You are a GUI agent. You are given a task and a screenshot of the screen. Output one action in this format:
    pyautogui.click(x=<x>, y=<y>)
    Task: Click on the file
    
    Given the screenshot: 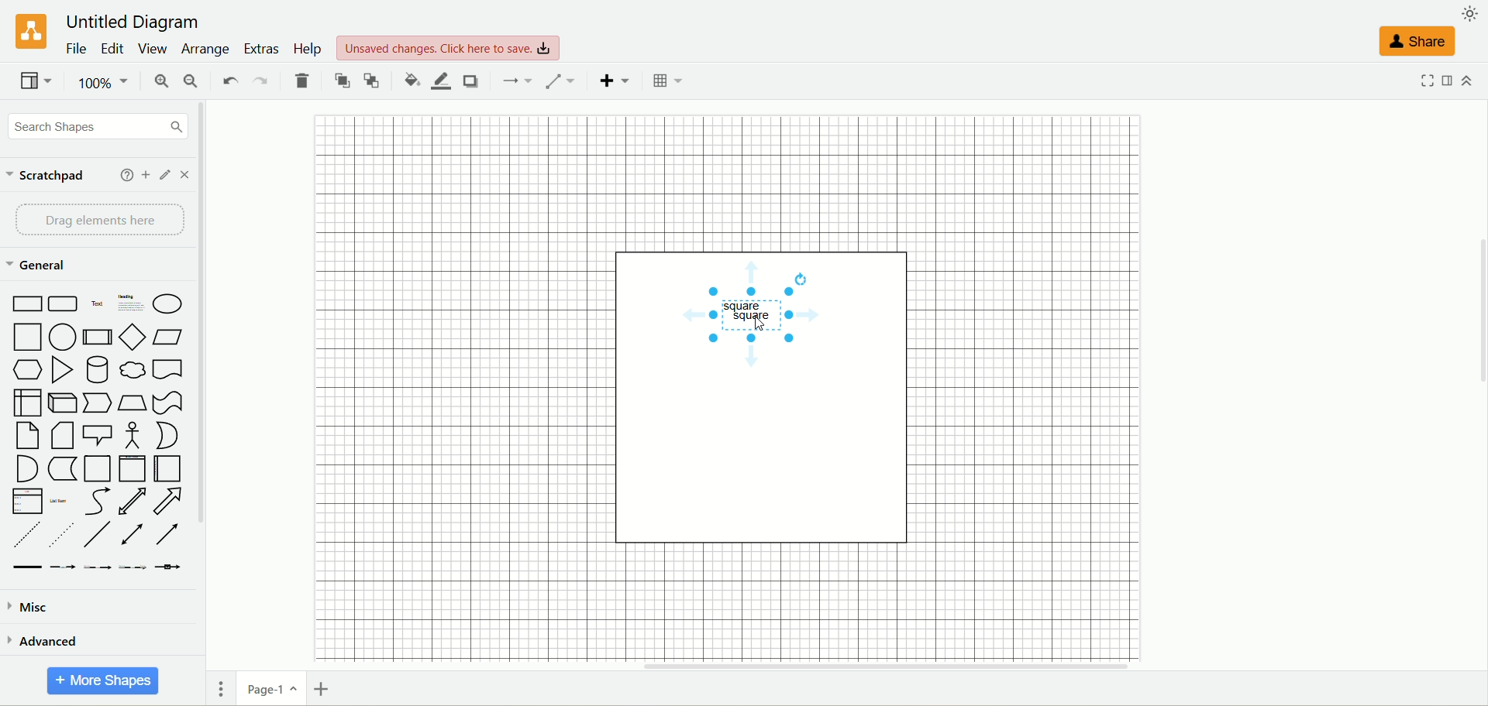 What is the action you would take?
    pyautogui.click(x=77, y=50)
    